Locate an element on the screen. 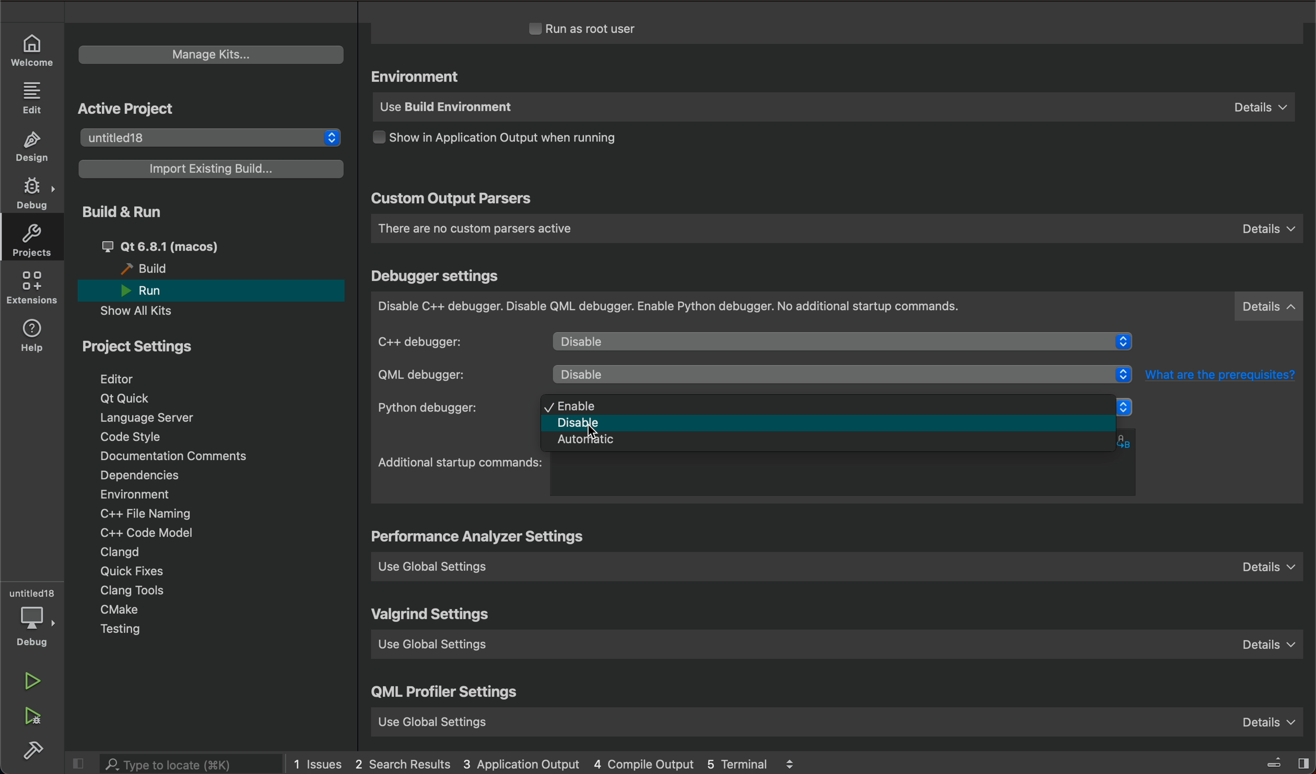  qt  is located at coordinates (128, 397).